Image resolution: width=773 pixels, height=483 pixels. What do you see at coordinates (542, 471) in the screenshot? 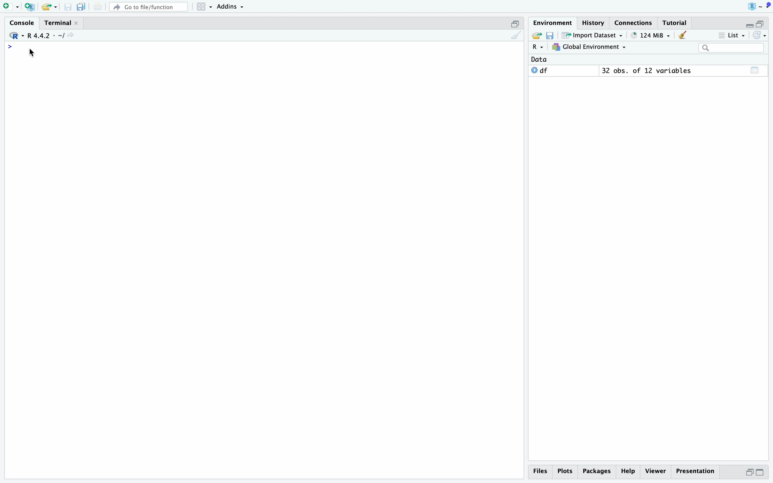
I see `files` at bounding box center [542, 471].